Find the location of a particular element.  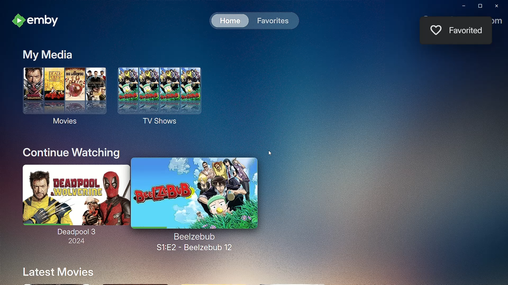

Home is located at coordinates (229, 20).